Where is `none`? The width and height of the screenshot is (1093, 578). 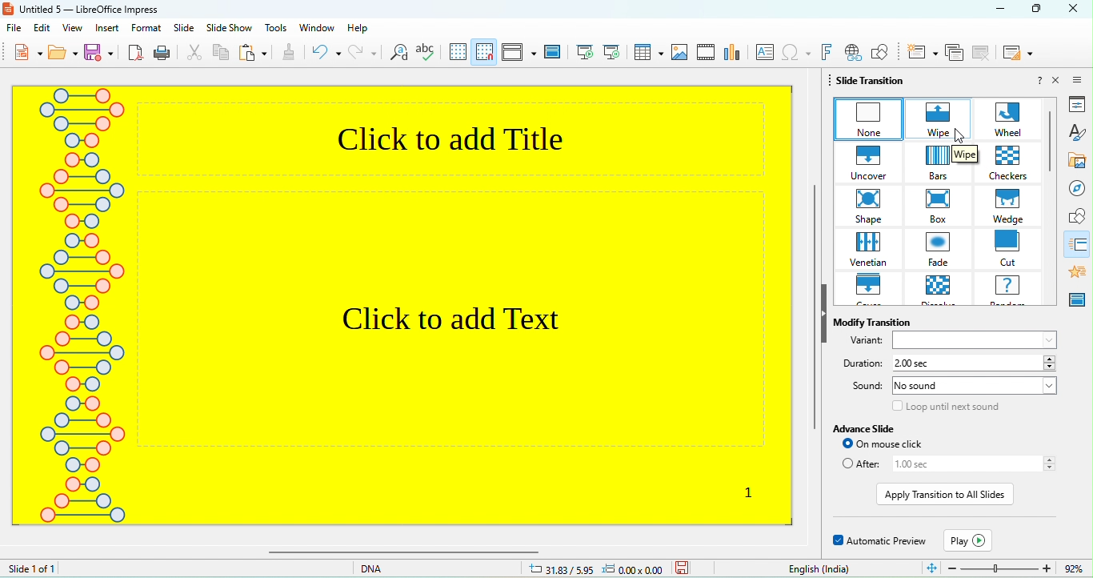 none is located at coordinates (867, 119).